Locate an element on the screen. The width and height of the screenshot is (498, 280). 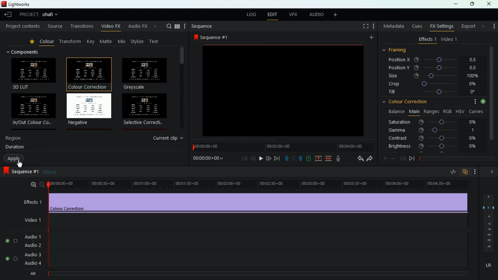
effect is located at coordinates (259, 203).